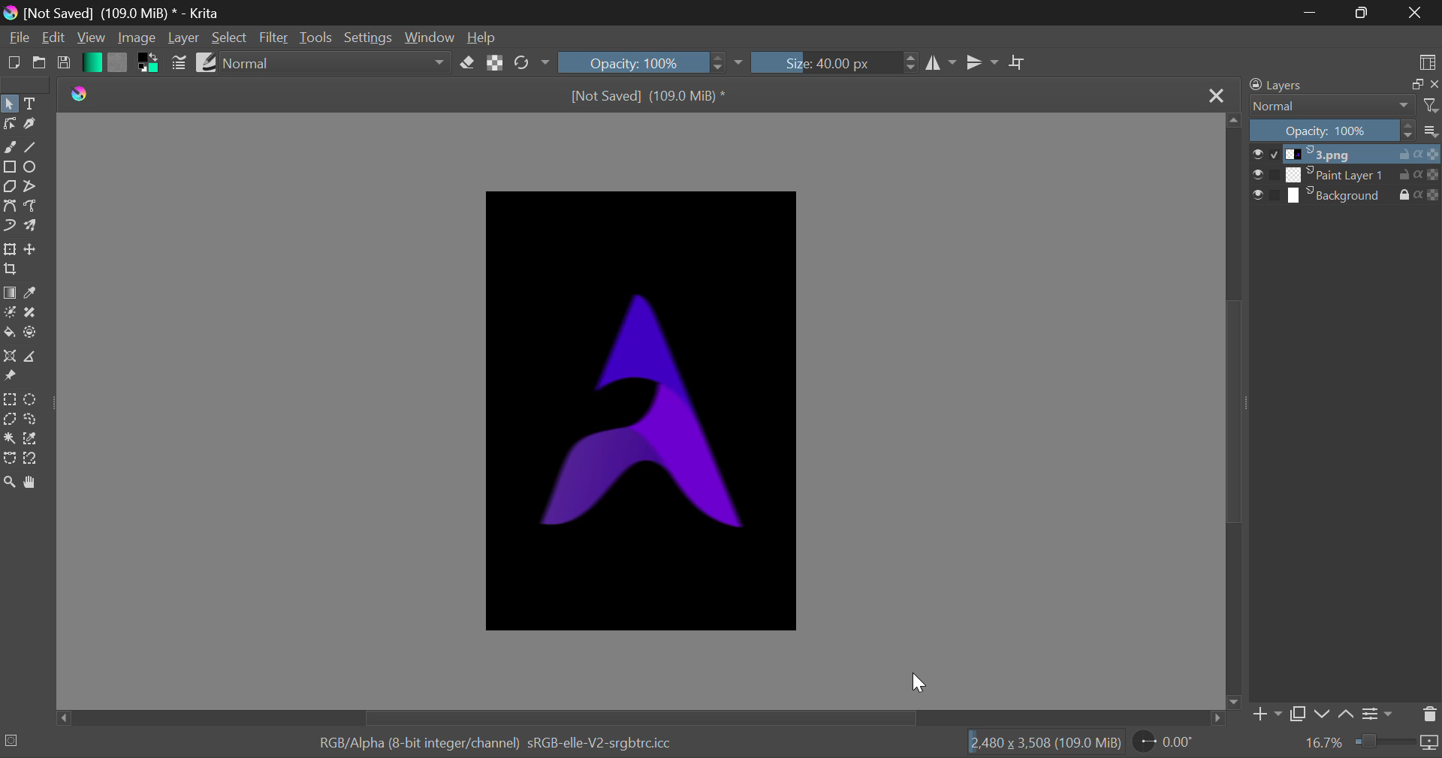 The height and width of the screenshot is (758, 1442). I want to click on Reference Images, so click(10, 378).